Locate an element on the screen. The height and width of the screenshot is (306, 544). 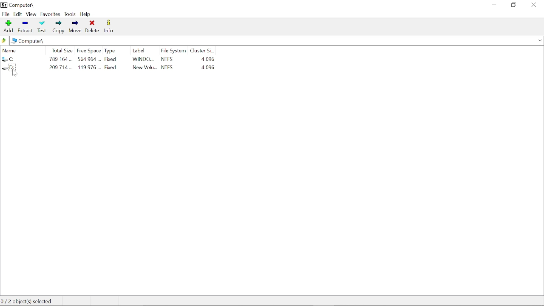
7 zip logo is located at coordinates (3, 4).